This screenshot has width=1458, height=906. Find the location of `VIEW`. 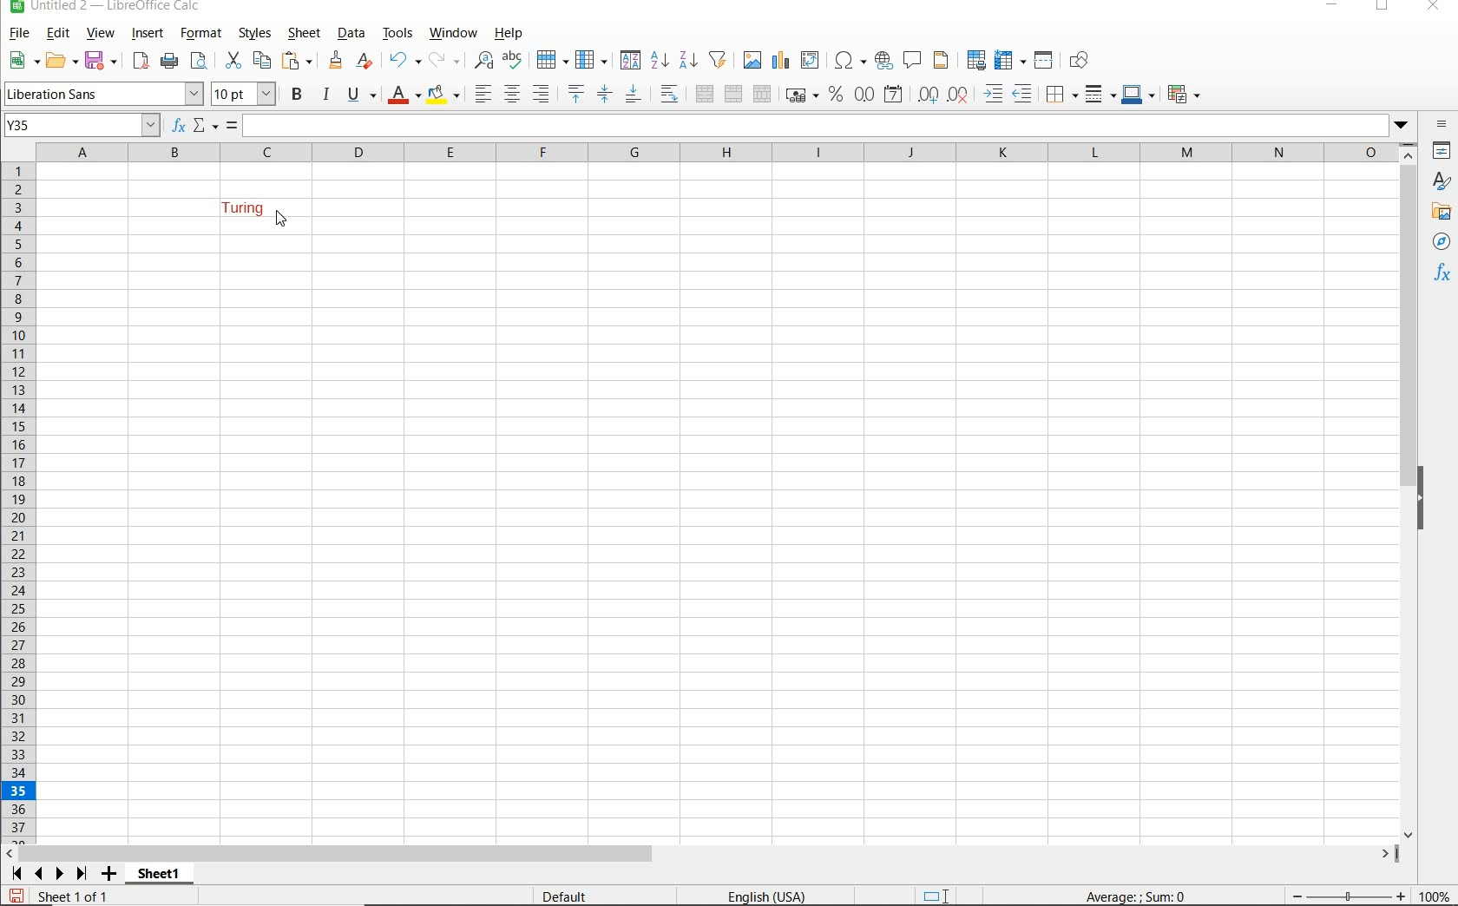

VIEW is located at coordinates (101, 34).